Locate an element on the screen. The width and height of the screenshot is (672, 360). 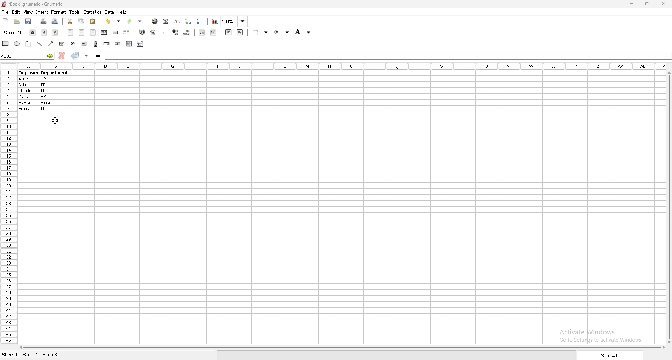
help is located at coordinates (122, 12).